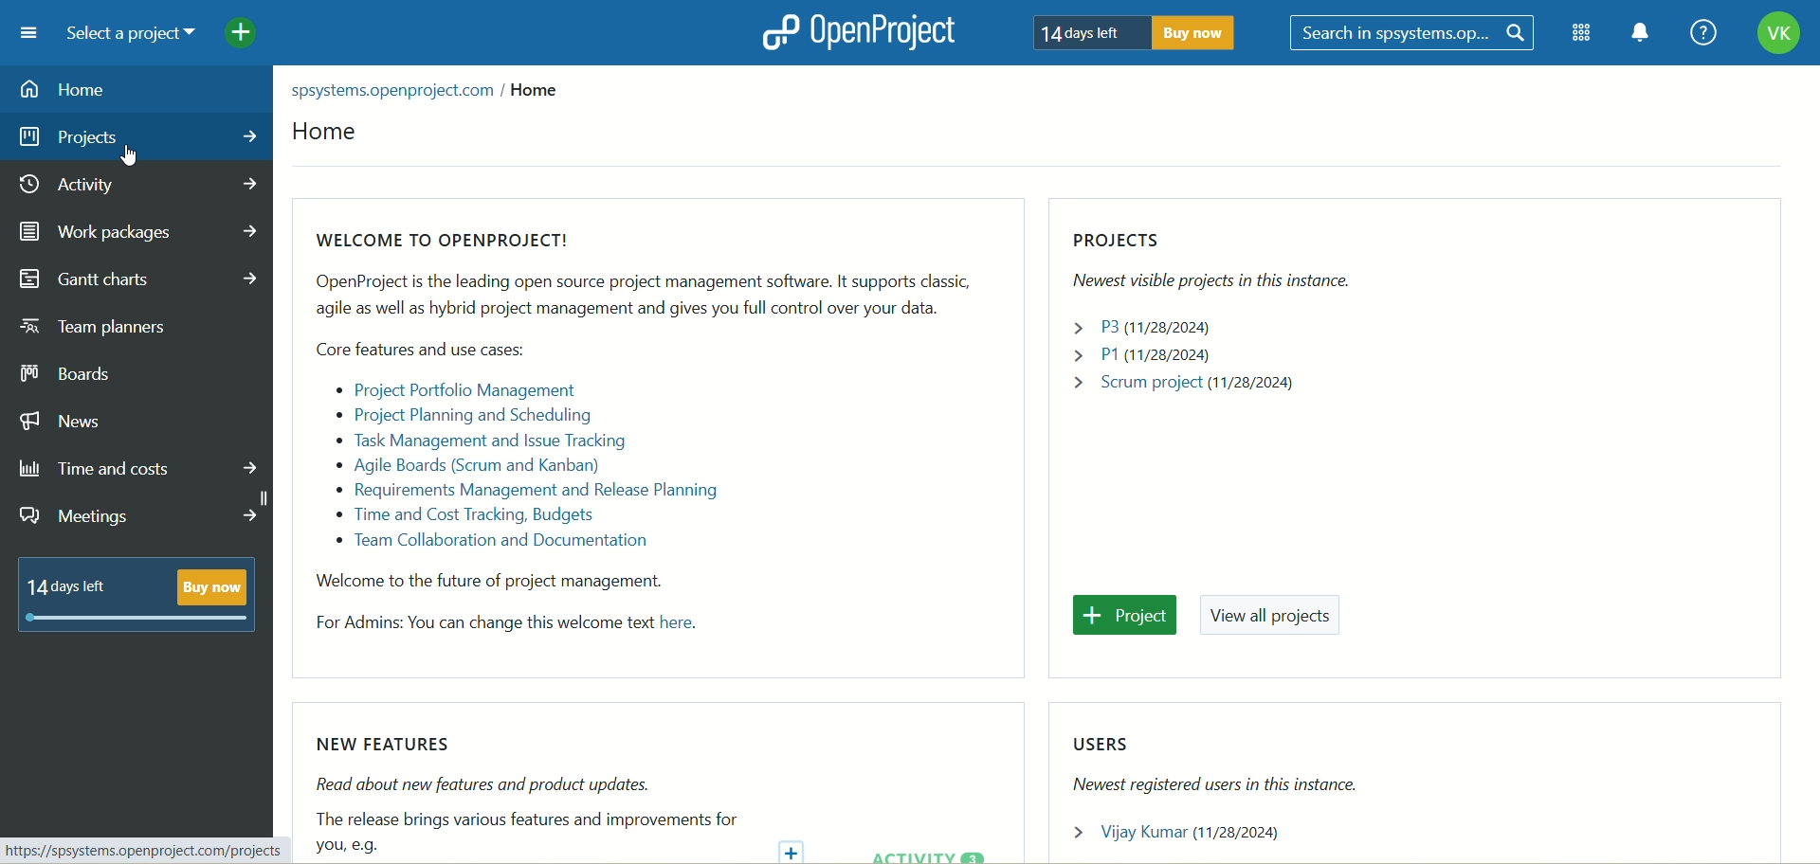 This screenshot has height=864, width=1820. I want to click on menu, so click(22, 36).